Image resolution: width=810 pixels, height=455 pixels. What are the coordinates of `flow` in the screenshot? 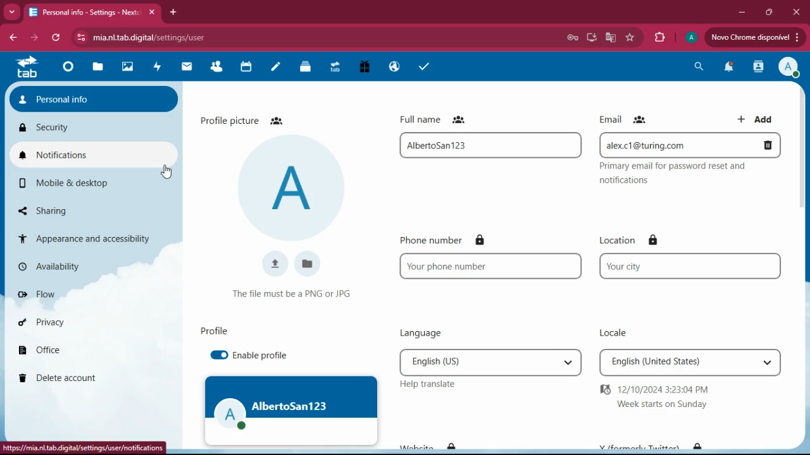 It's located at (79, 294).